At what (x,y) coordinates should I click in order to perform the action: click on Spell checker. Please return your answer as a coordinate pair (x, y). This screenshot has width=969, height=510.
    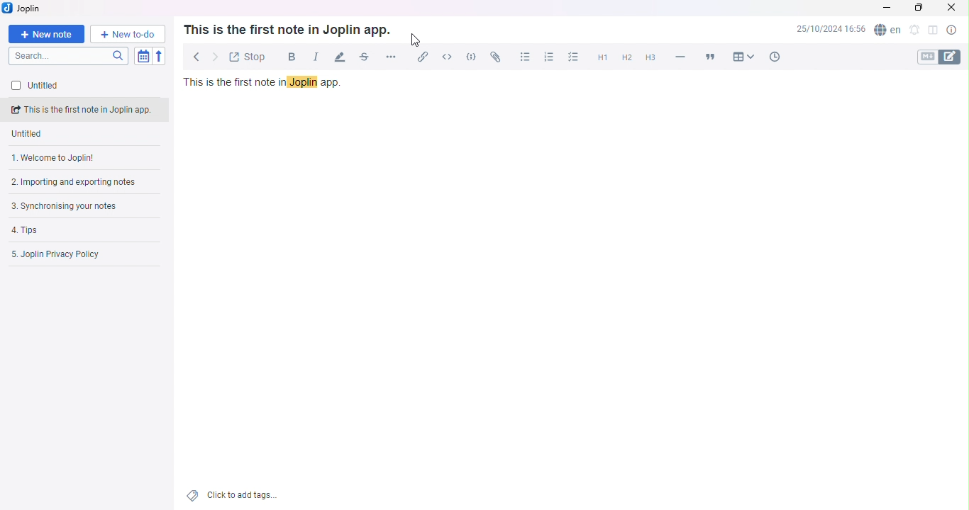
    Looking at the image, I should click on (887, 32).